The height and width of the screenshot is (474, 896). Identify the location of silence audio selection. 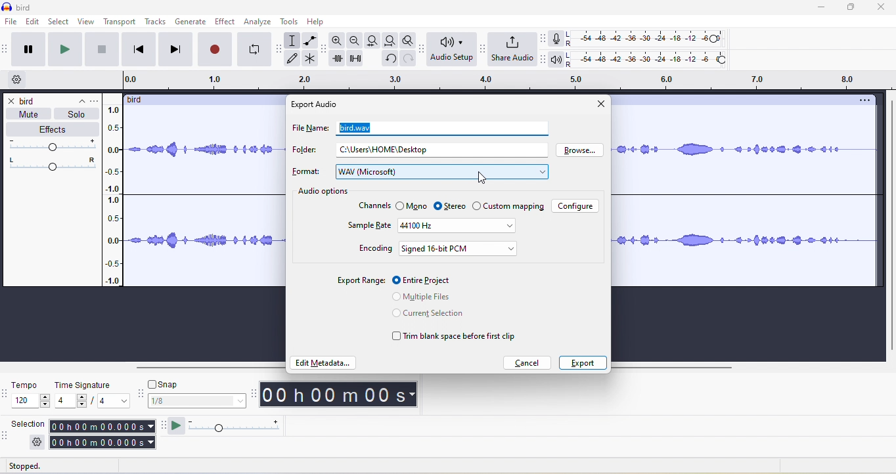
(359, 61).